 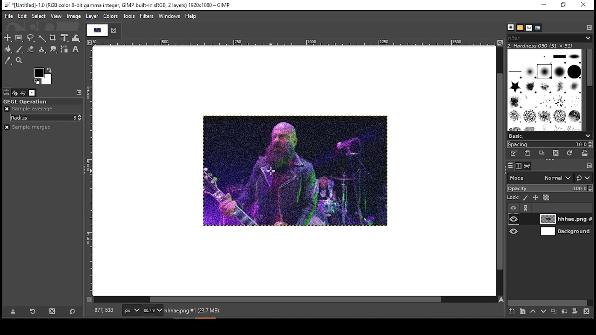 What do you see at coordinates (23, 16) in the screenshot?
I see `edit` at bounding box center [23, 16].